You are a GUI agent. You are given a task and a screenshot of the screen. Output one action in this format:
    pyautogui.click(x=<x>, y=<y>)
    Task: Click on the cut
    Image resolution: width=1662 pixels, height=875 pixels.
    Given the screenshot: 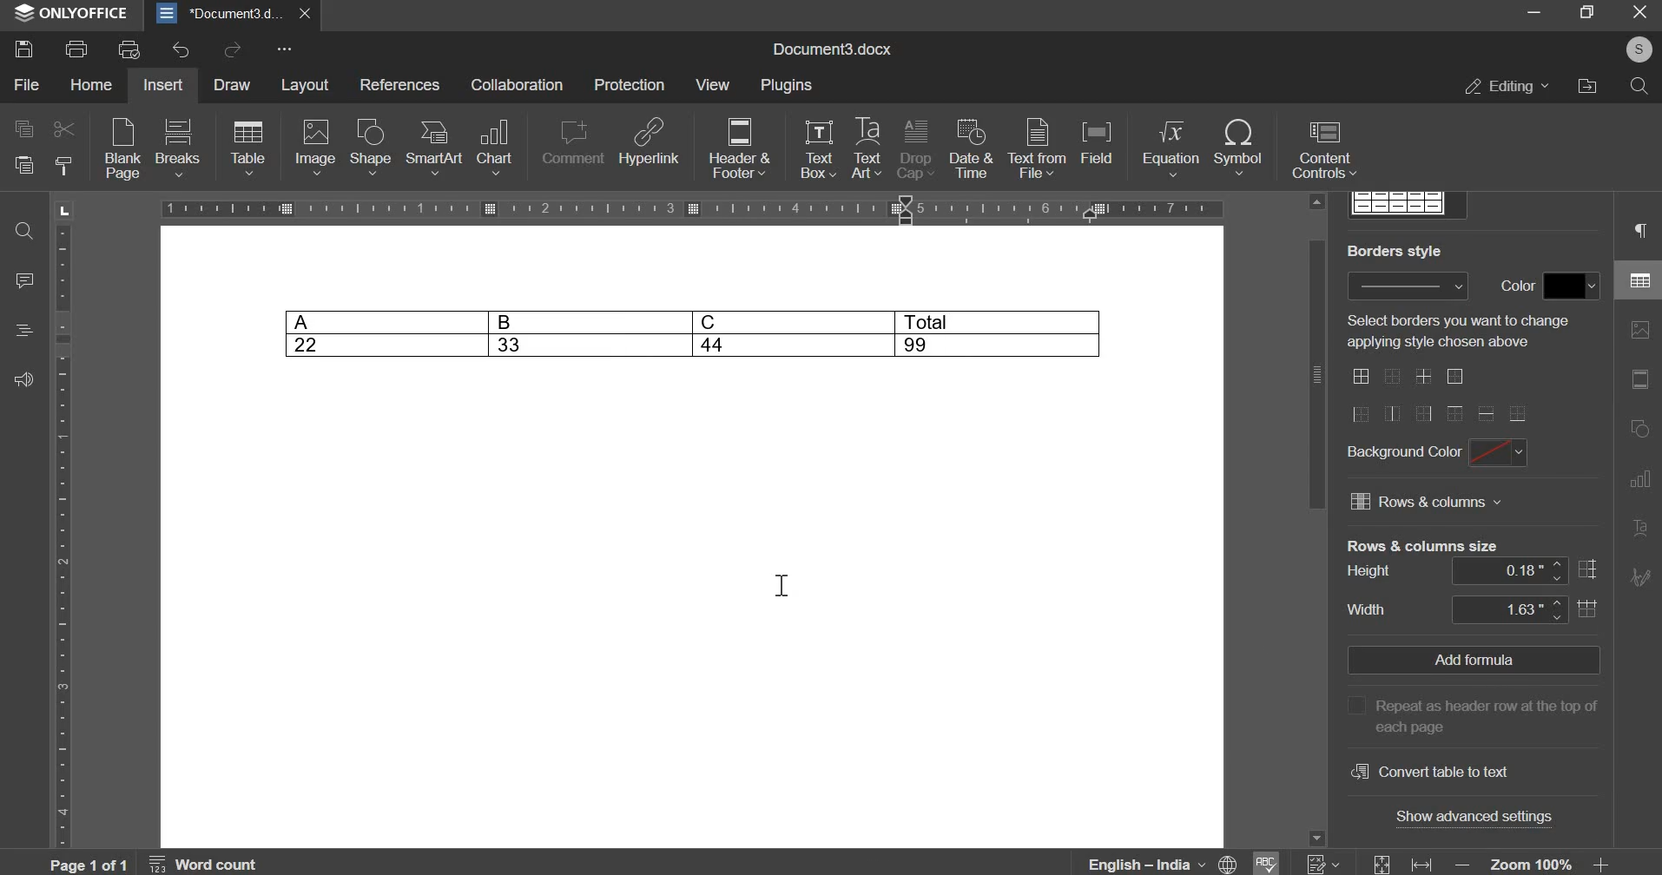 What is the action you would take?
    pyautogui.click(x=64, y=130)
    